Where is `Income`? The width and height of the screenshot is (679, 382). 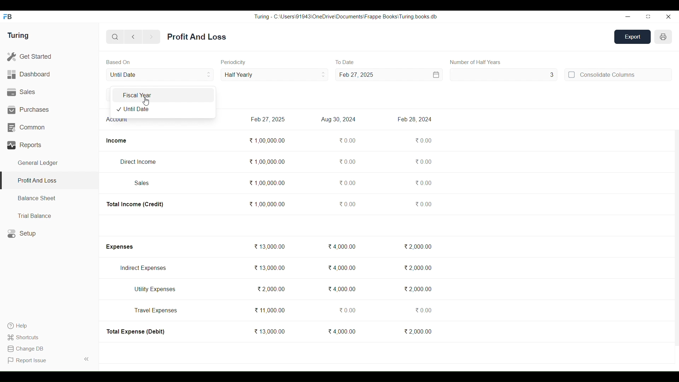 Income is located at coordinates (116, 141).